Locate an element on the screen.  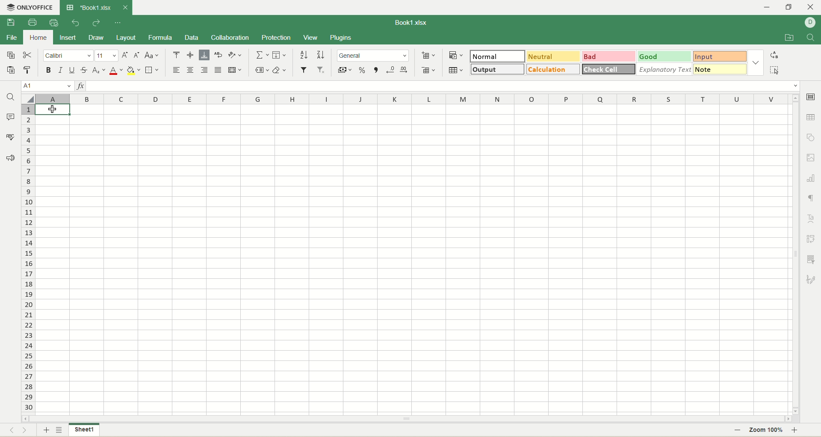
align bottom is located at coordinates (204, 55).